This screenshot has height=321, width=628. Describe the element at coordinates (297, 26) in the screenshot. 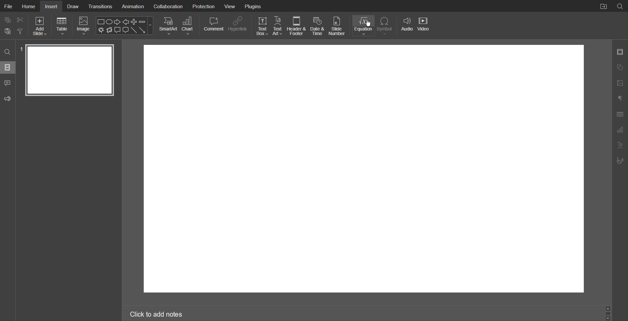

I see `Header & Footer` at that location.